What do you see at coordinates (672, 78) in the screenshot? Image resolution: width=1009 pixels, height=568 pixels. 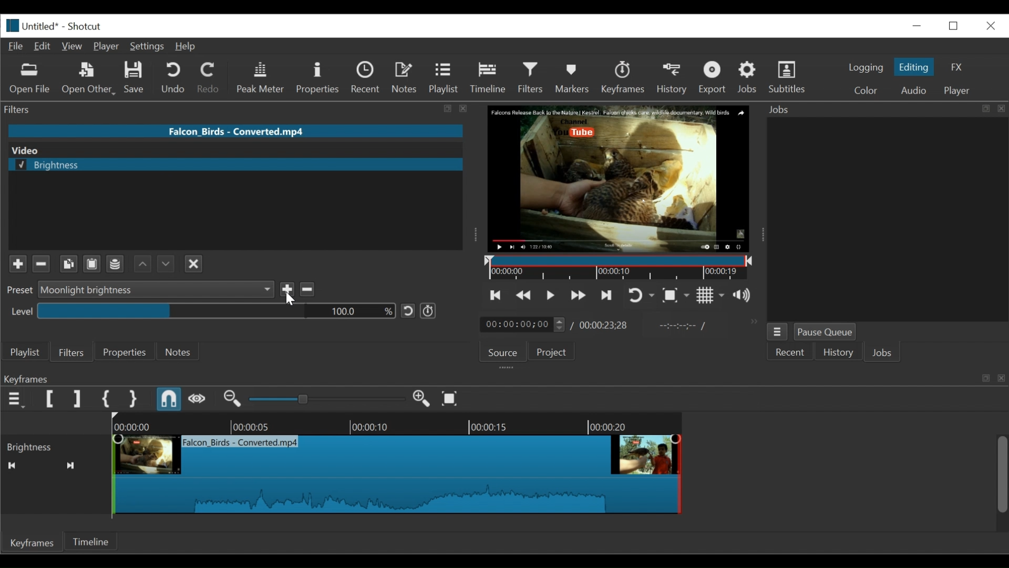 I see `History` at bounding box center [672, 78].